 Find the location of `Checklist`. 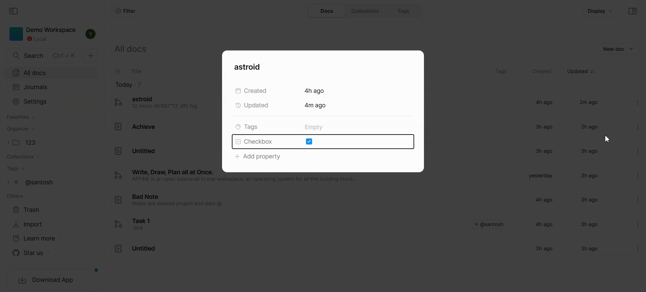

Checklist is located at coordinates (118, 72).